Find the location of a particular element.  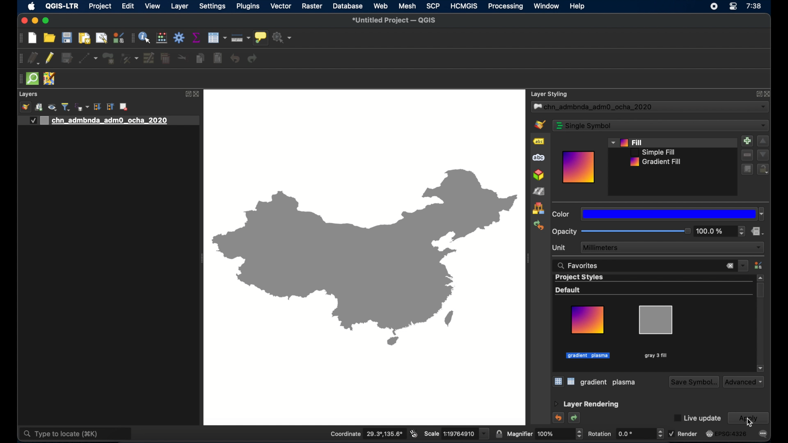

open layer styling panel is located at coordinates (25, 107).